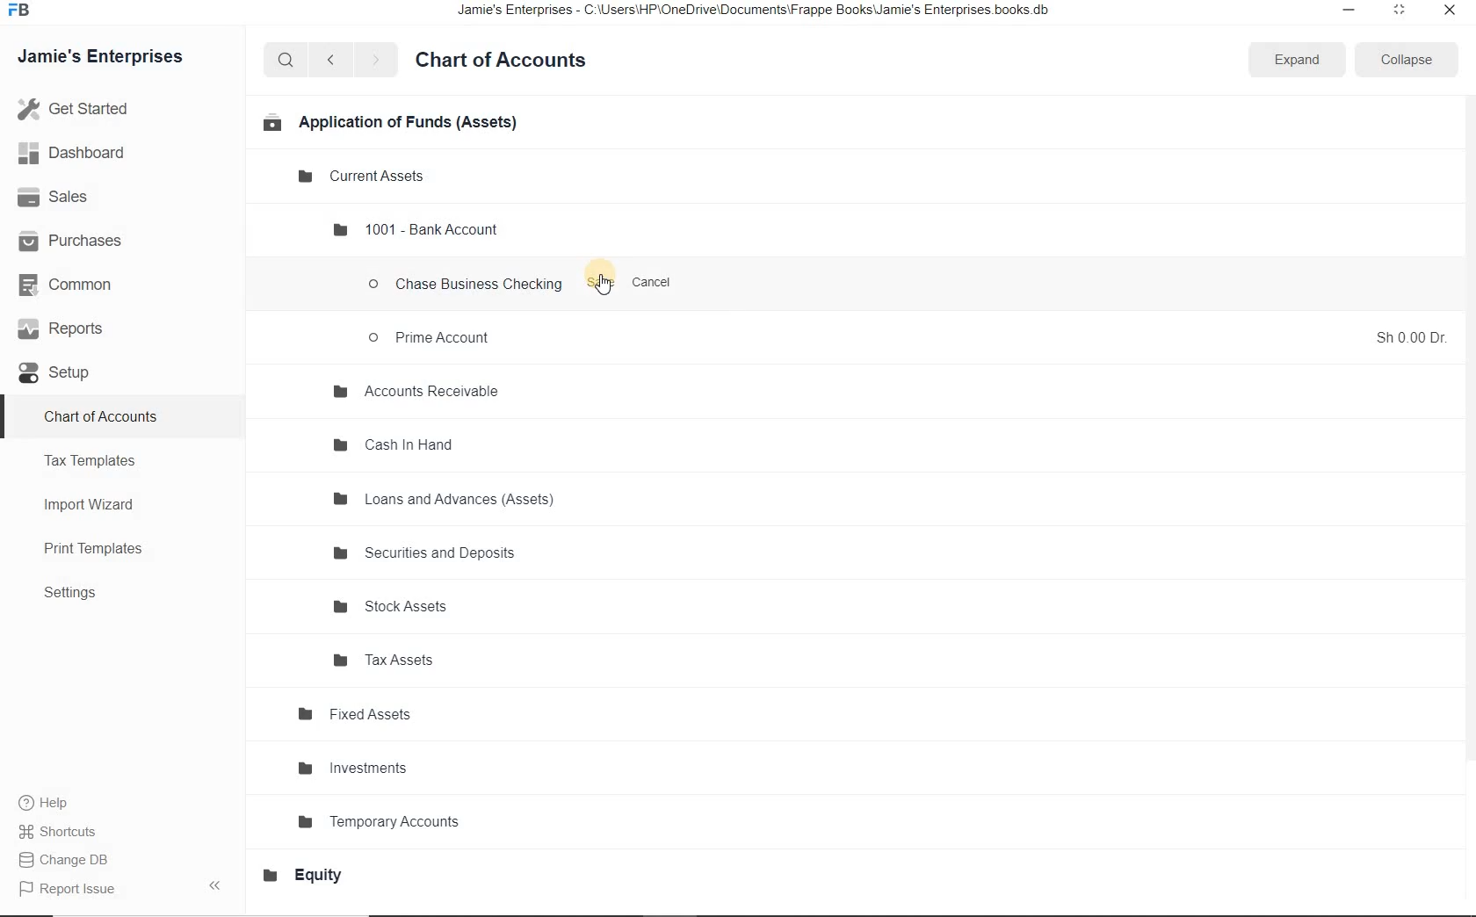 The width and height of the screenshot is (1476, 917). What do you see at coordinates (445, 500) in the screenshot?
I see `Loans and Advances (Assets)` at bounding box center [445, 500].